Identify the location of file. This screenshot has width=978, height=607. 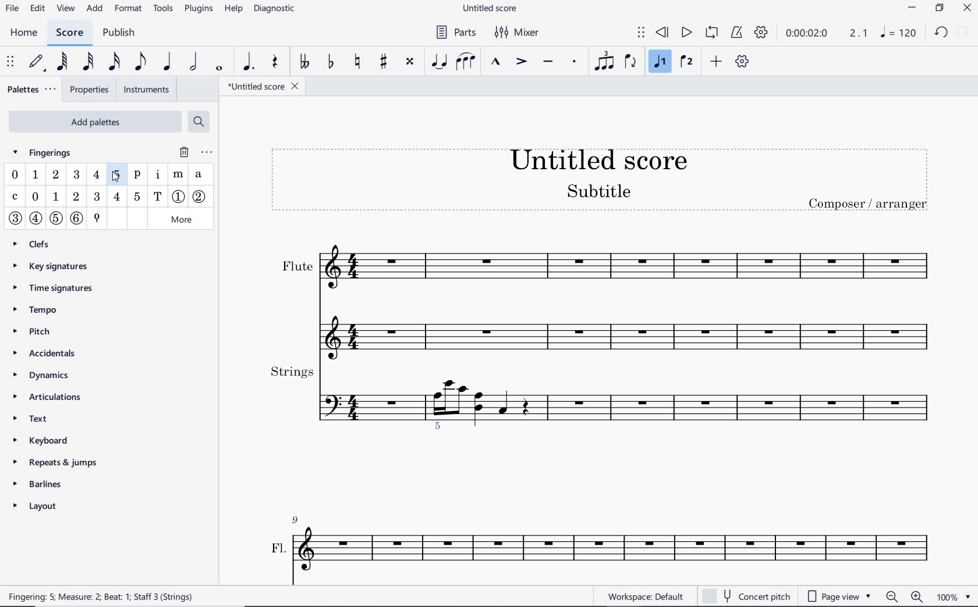
(12, 9).